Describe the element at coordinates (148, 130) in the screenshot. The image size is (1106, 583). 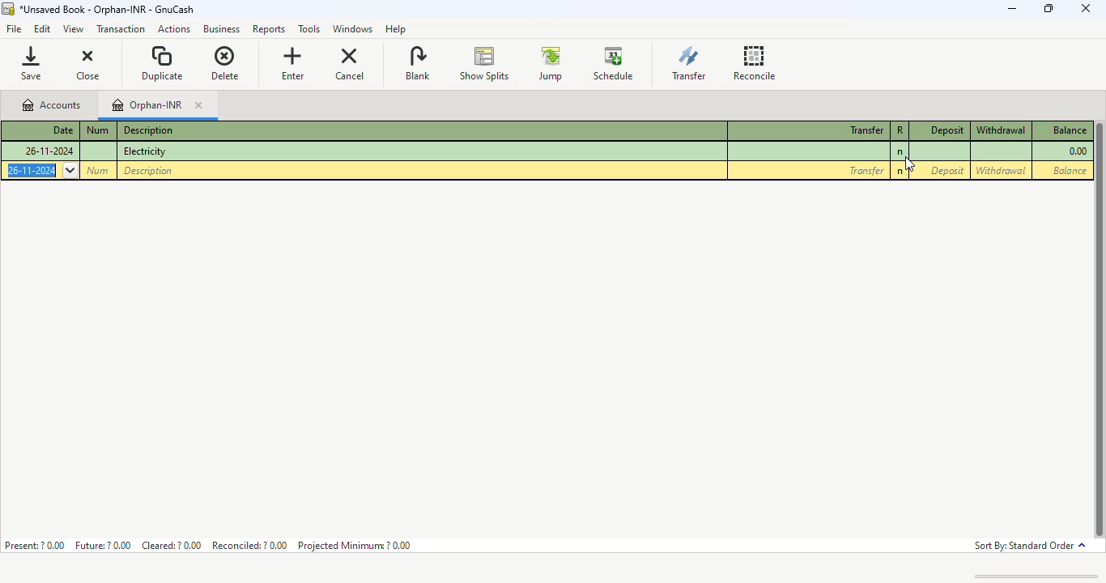
I see `description` at that location.